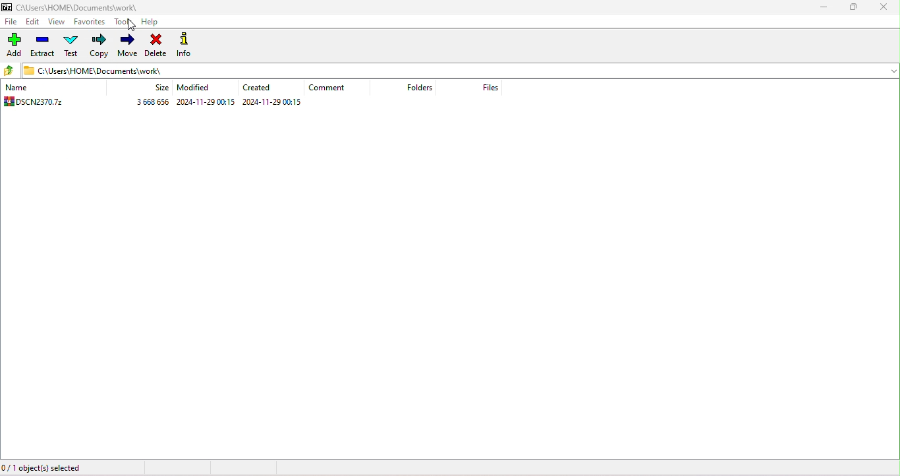 The height and width of the screenshot is (476, 900). Describe the element at coordinates (36, 105) in the screenshot. I see `DSCN2370.7z` at that location.